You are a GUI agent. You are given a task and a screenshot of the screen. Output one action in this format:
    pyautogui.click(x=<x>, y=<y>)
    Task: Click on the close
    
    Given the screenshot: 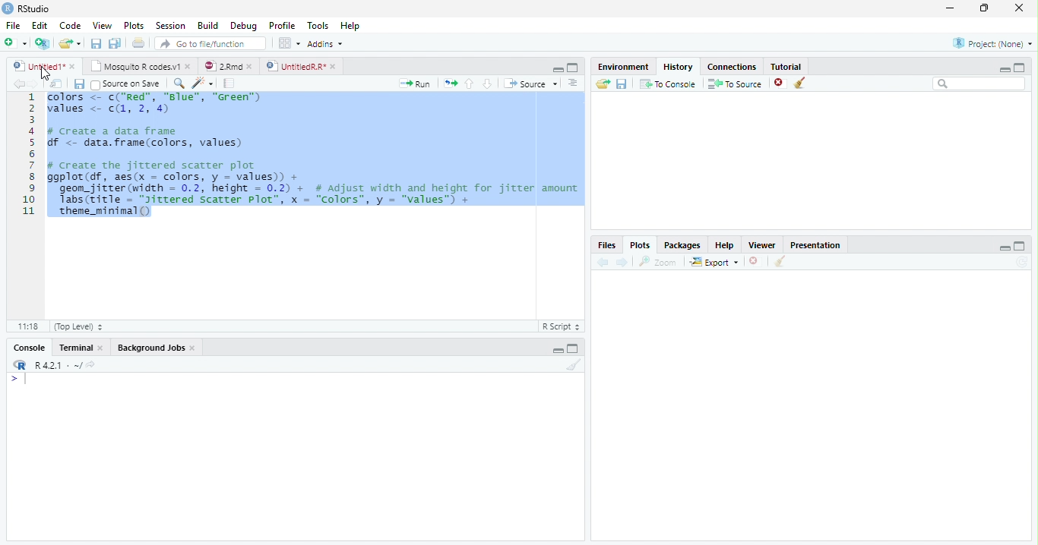 What is the action you would take?
    pyautogui.click(x=188, y=66)
    